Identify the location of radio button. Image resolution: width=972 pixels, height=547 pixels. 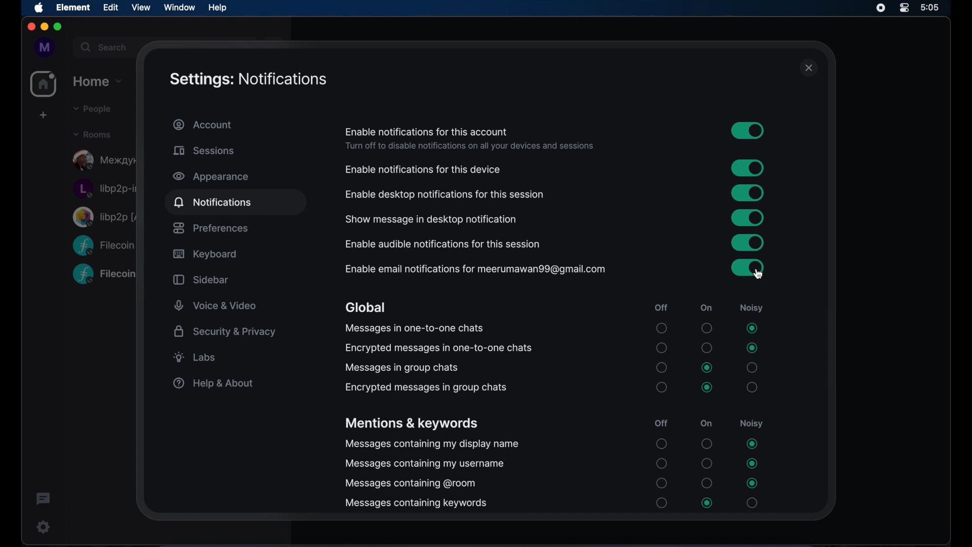
(662, 367).